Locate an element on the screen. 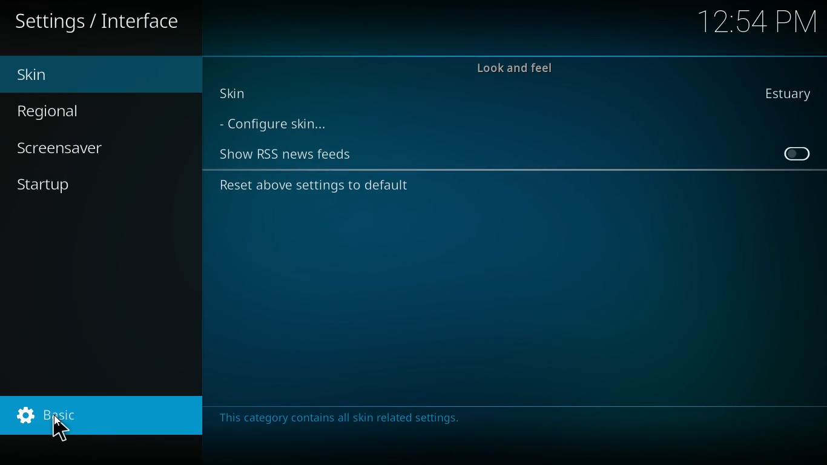  off is located at coordinates (796, 153).